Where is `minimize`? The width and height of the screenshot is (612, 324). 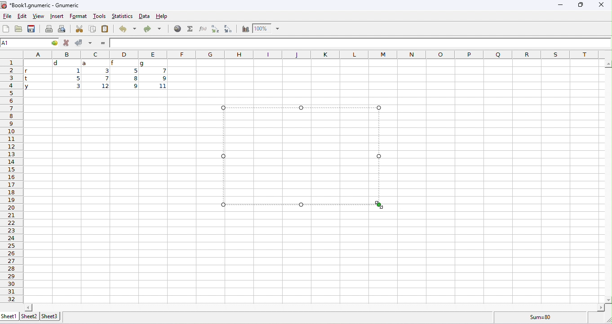 minimize is located at coordinates (560, 6).